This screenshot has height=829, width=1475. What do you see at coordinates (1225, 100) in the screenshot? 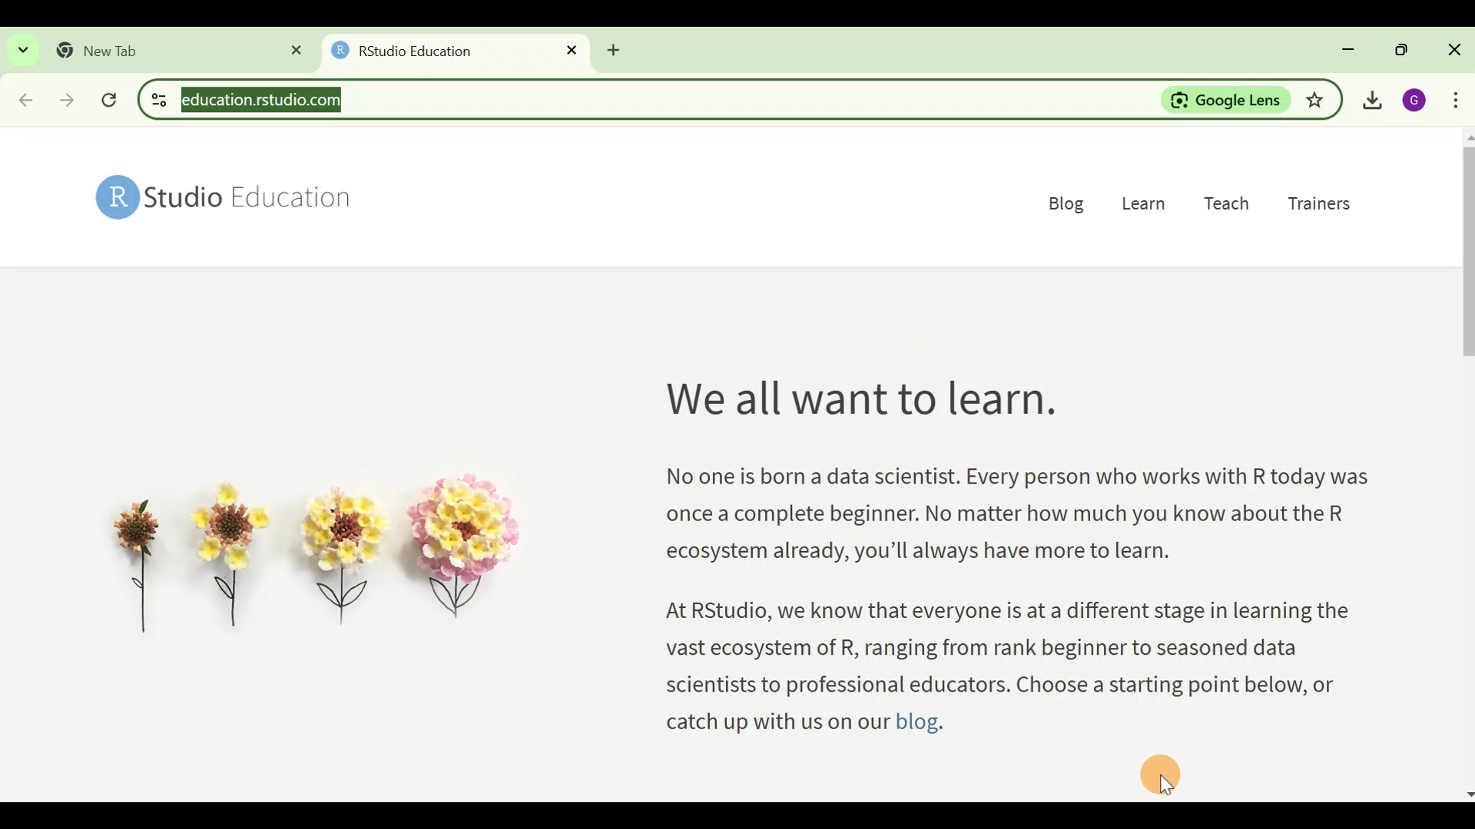
I see `Google Lens` at bounding box center [1225, 100].